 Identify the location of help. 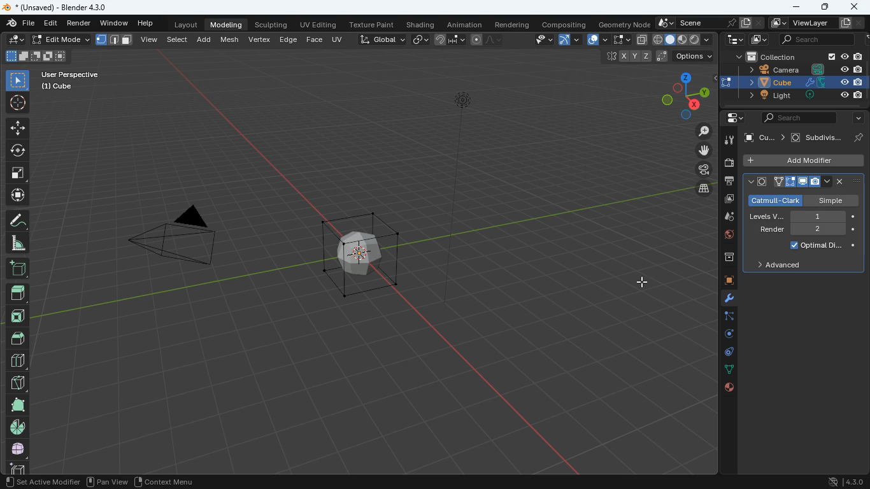
(145, 24).